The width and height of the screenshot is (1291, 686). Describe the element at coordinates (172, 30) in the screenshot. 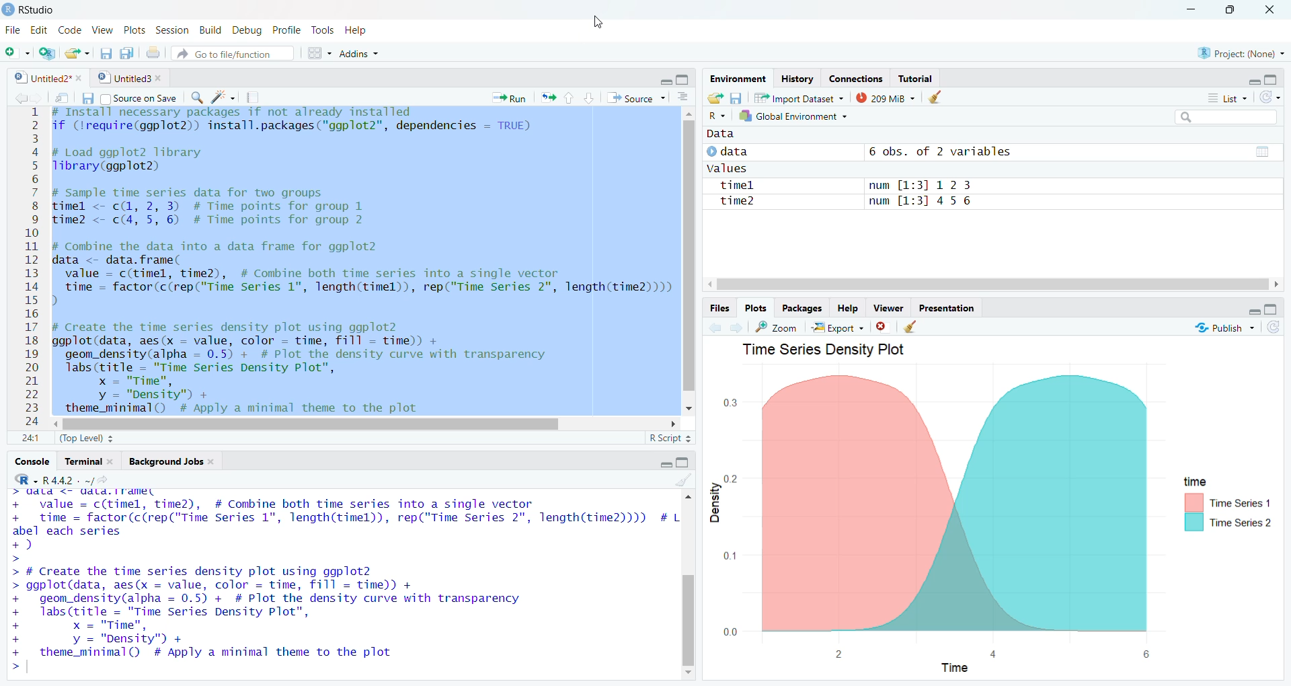

I see `Session` at that location.